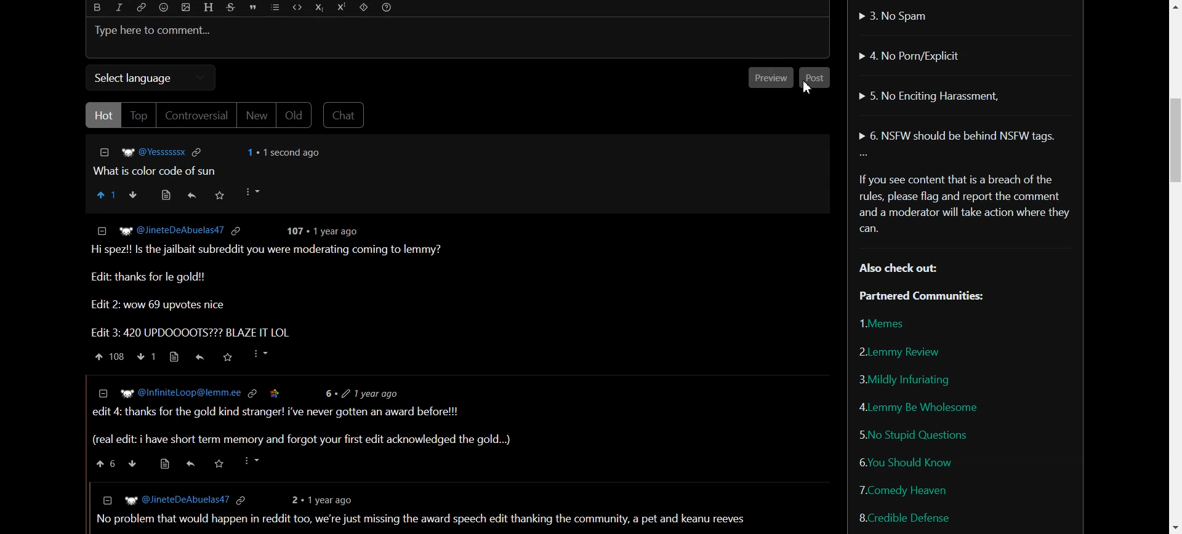 Image resolution: width=1182 pixels, height=534 pixels. What do you see at coordinates (345, 115) in the screenshot?
I see `Chat` at bounding box center [345, 115].